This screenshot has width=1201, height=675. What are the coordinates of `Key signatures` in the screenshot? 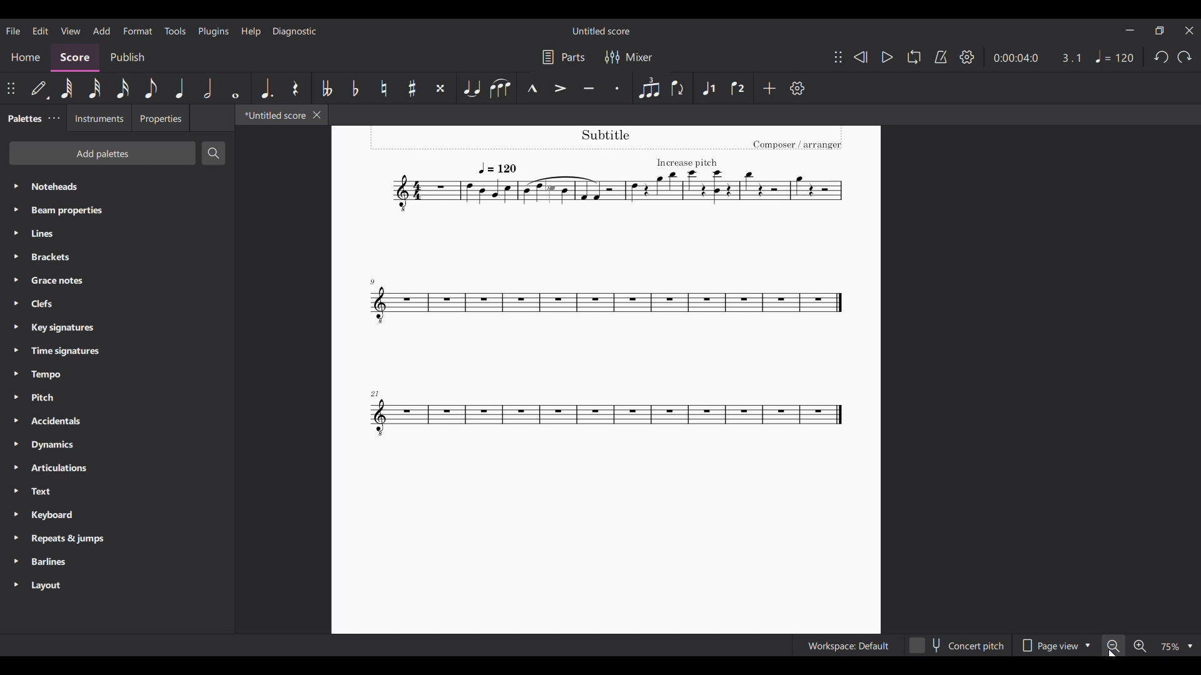 It's located at (118, 328).